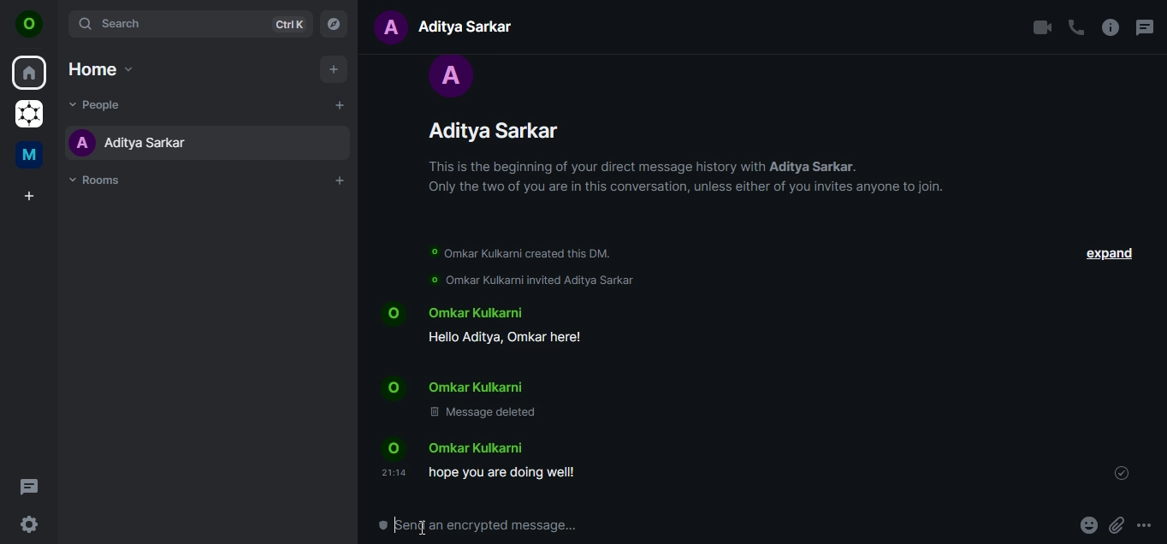 Image resolution: width=1167 pixels, height=544 pixels. What do you see at coordinates (29, 524) in the screenshot?
I see `quick settings` at bounding box center [29, 524].